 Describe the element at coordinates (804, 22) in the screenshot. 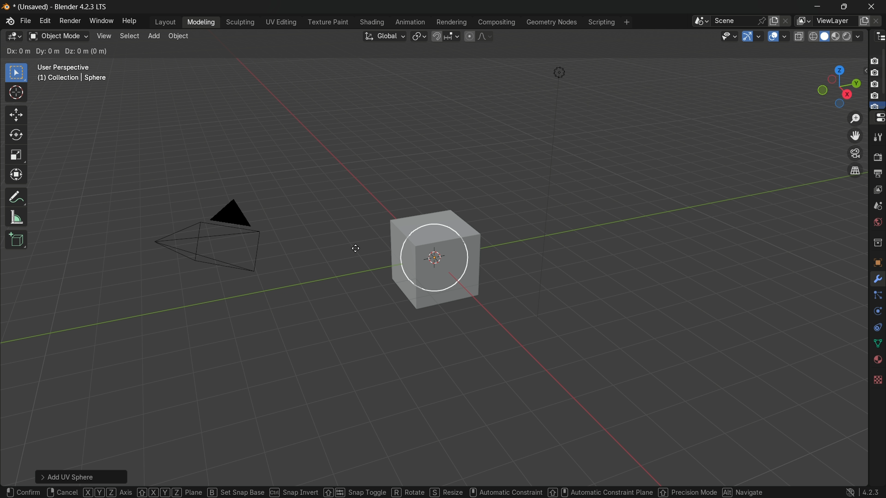

I see `browse views` at that location.